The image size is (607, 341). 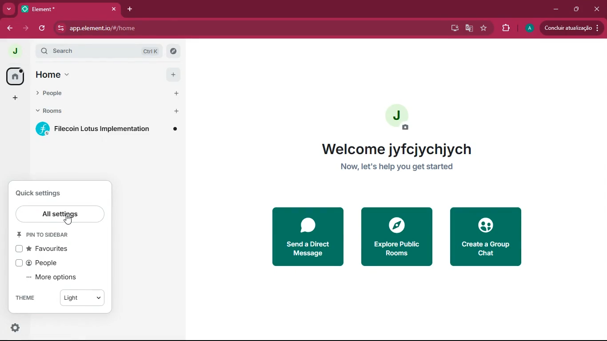 What do you see at coordinates (70, 220) in the screenshot?
I see `Cursor` at bounding box center [70, 220].